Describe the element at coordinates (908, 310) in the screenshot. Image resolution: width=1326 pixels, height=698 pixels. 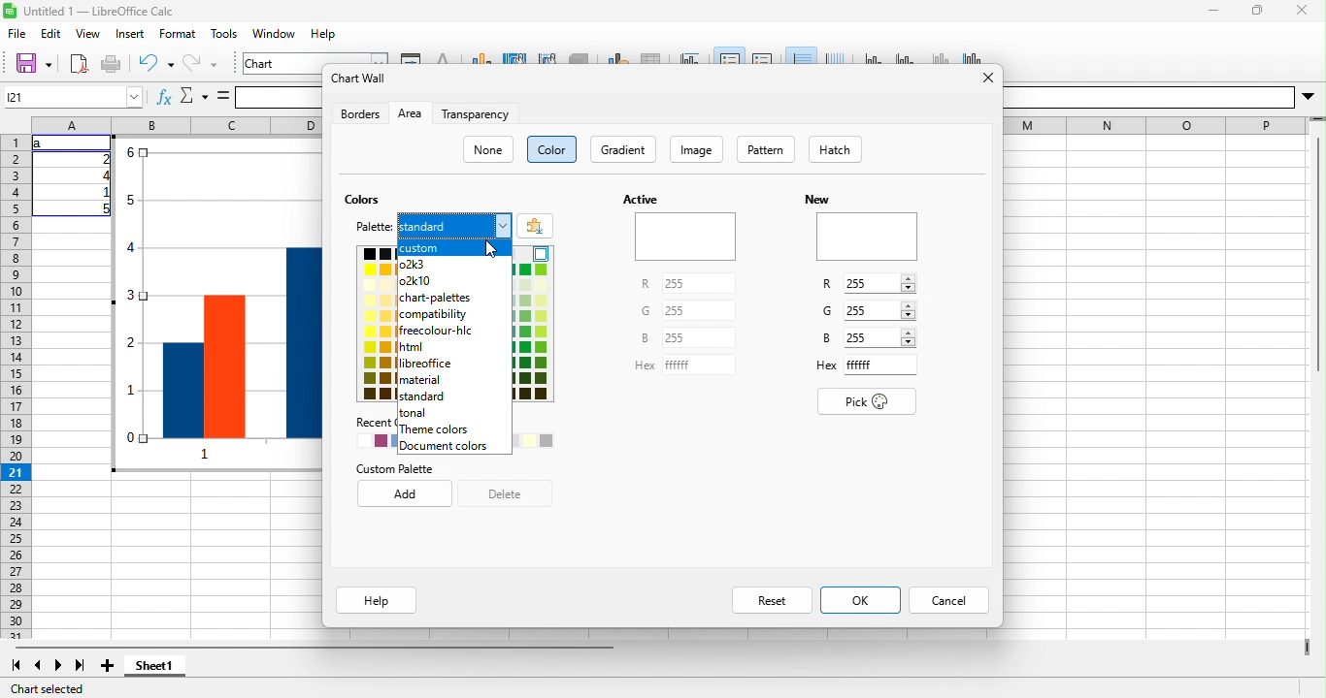
I see `Increase/Decrease G value` at that location.